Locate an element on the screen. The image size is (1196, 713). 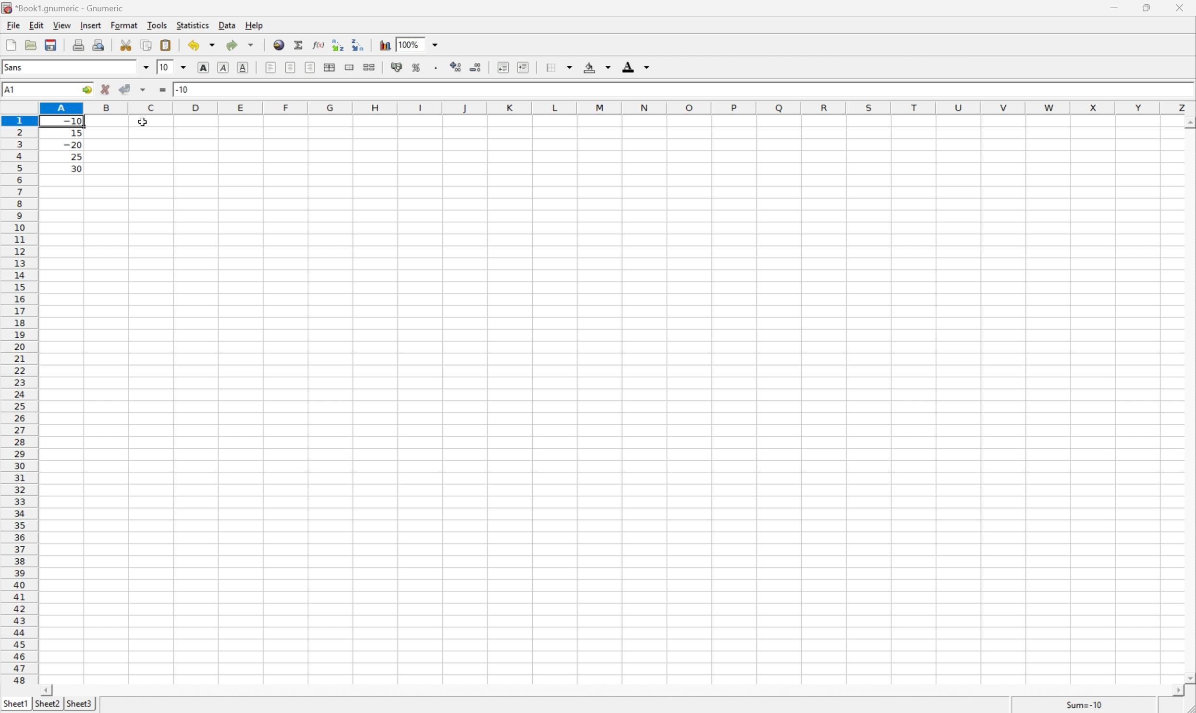
Insert hyperlink is located at coordinates (278, 44).